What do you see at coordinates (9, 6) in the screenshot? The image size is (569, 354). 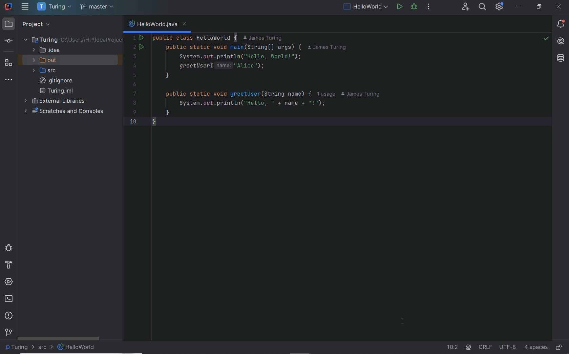 I see `Application logo` at bounding box center [9, 6].